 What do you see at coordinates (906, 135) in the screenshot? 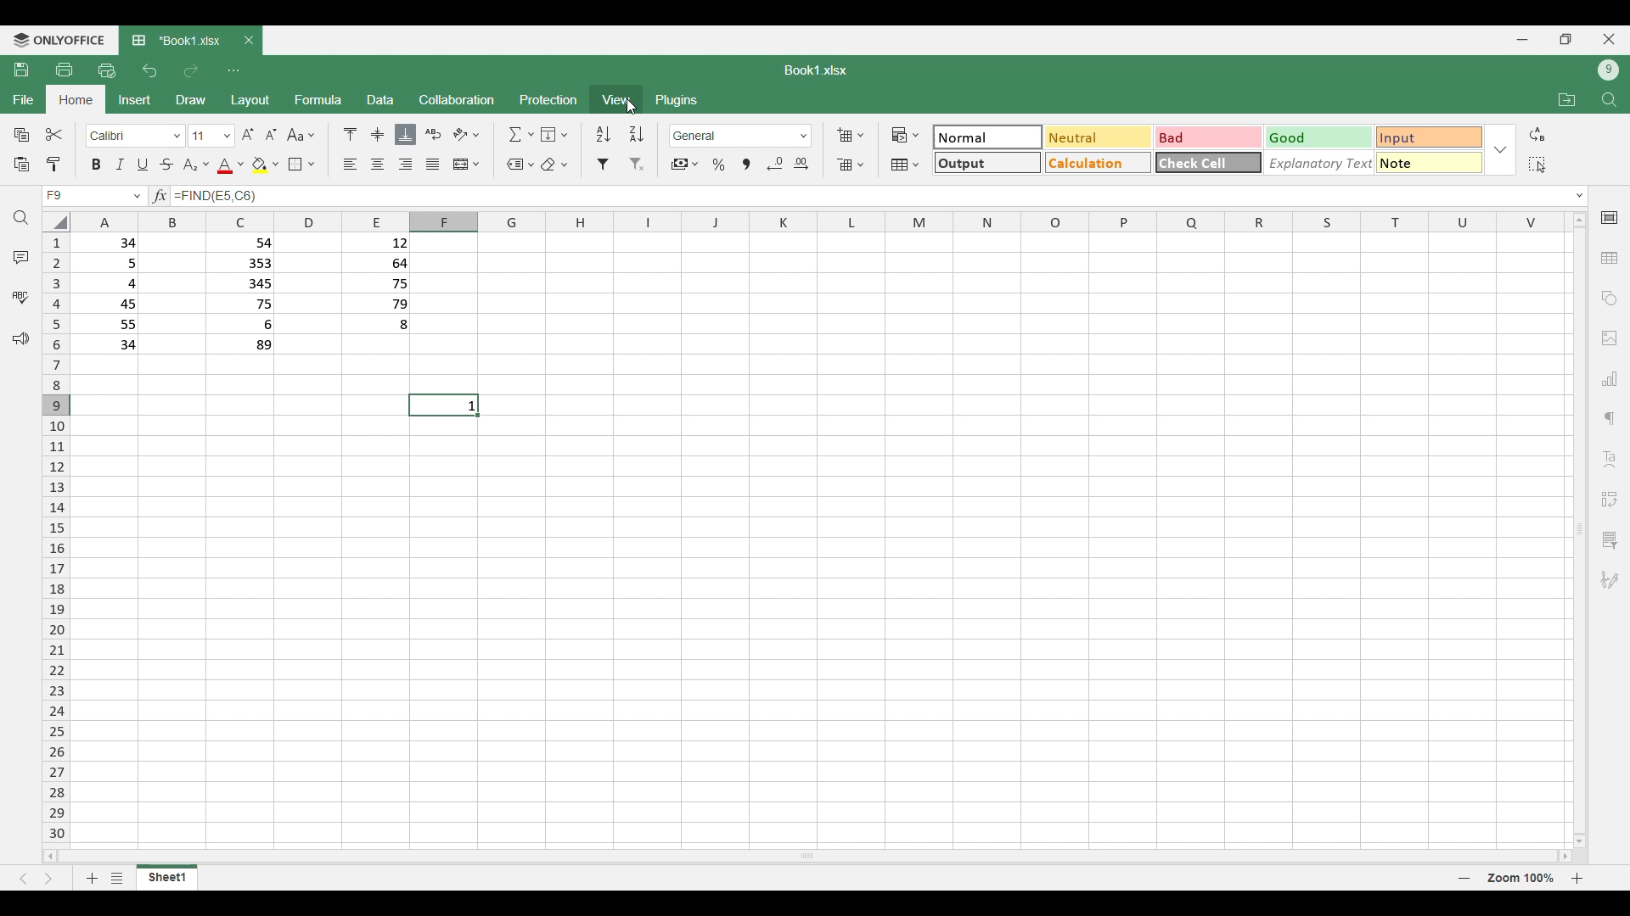
I see `Conditional formatting` at bounding box center [906, 135].